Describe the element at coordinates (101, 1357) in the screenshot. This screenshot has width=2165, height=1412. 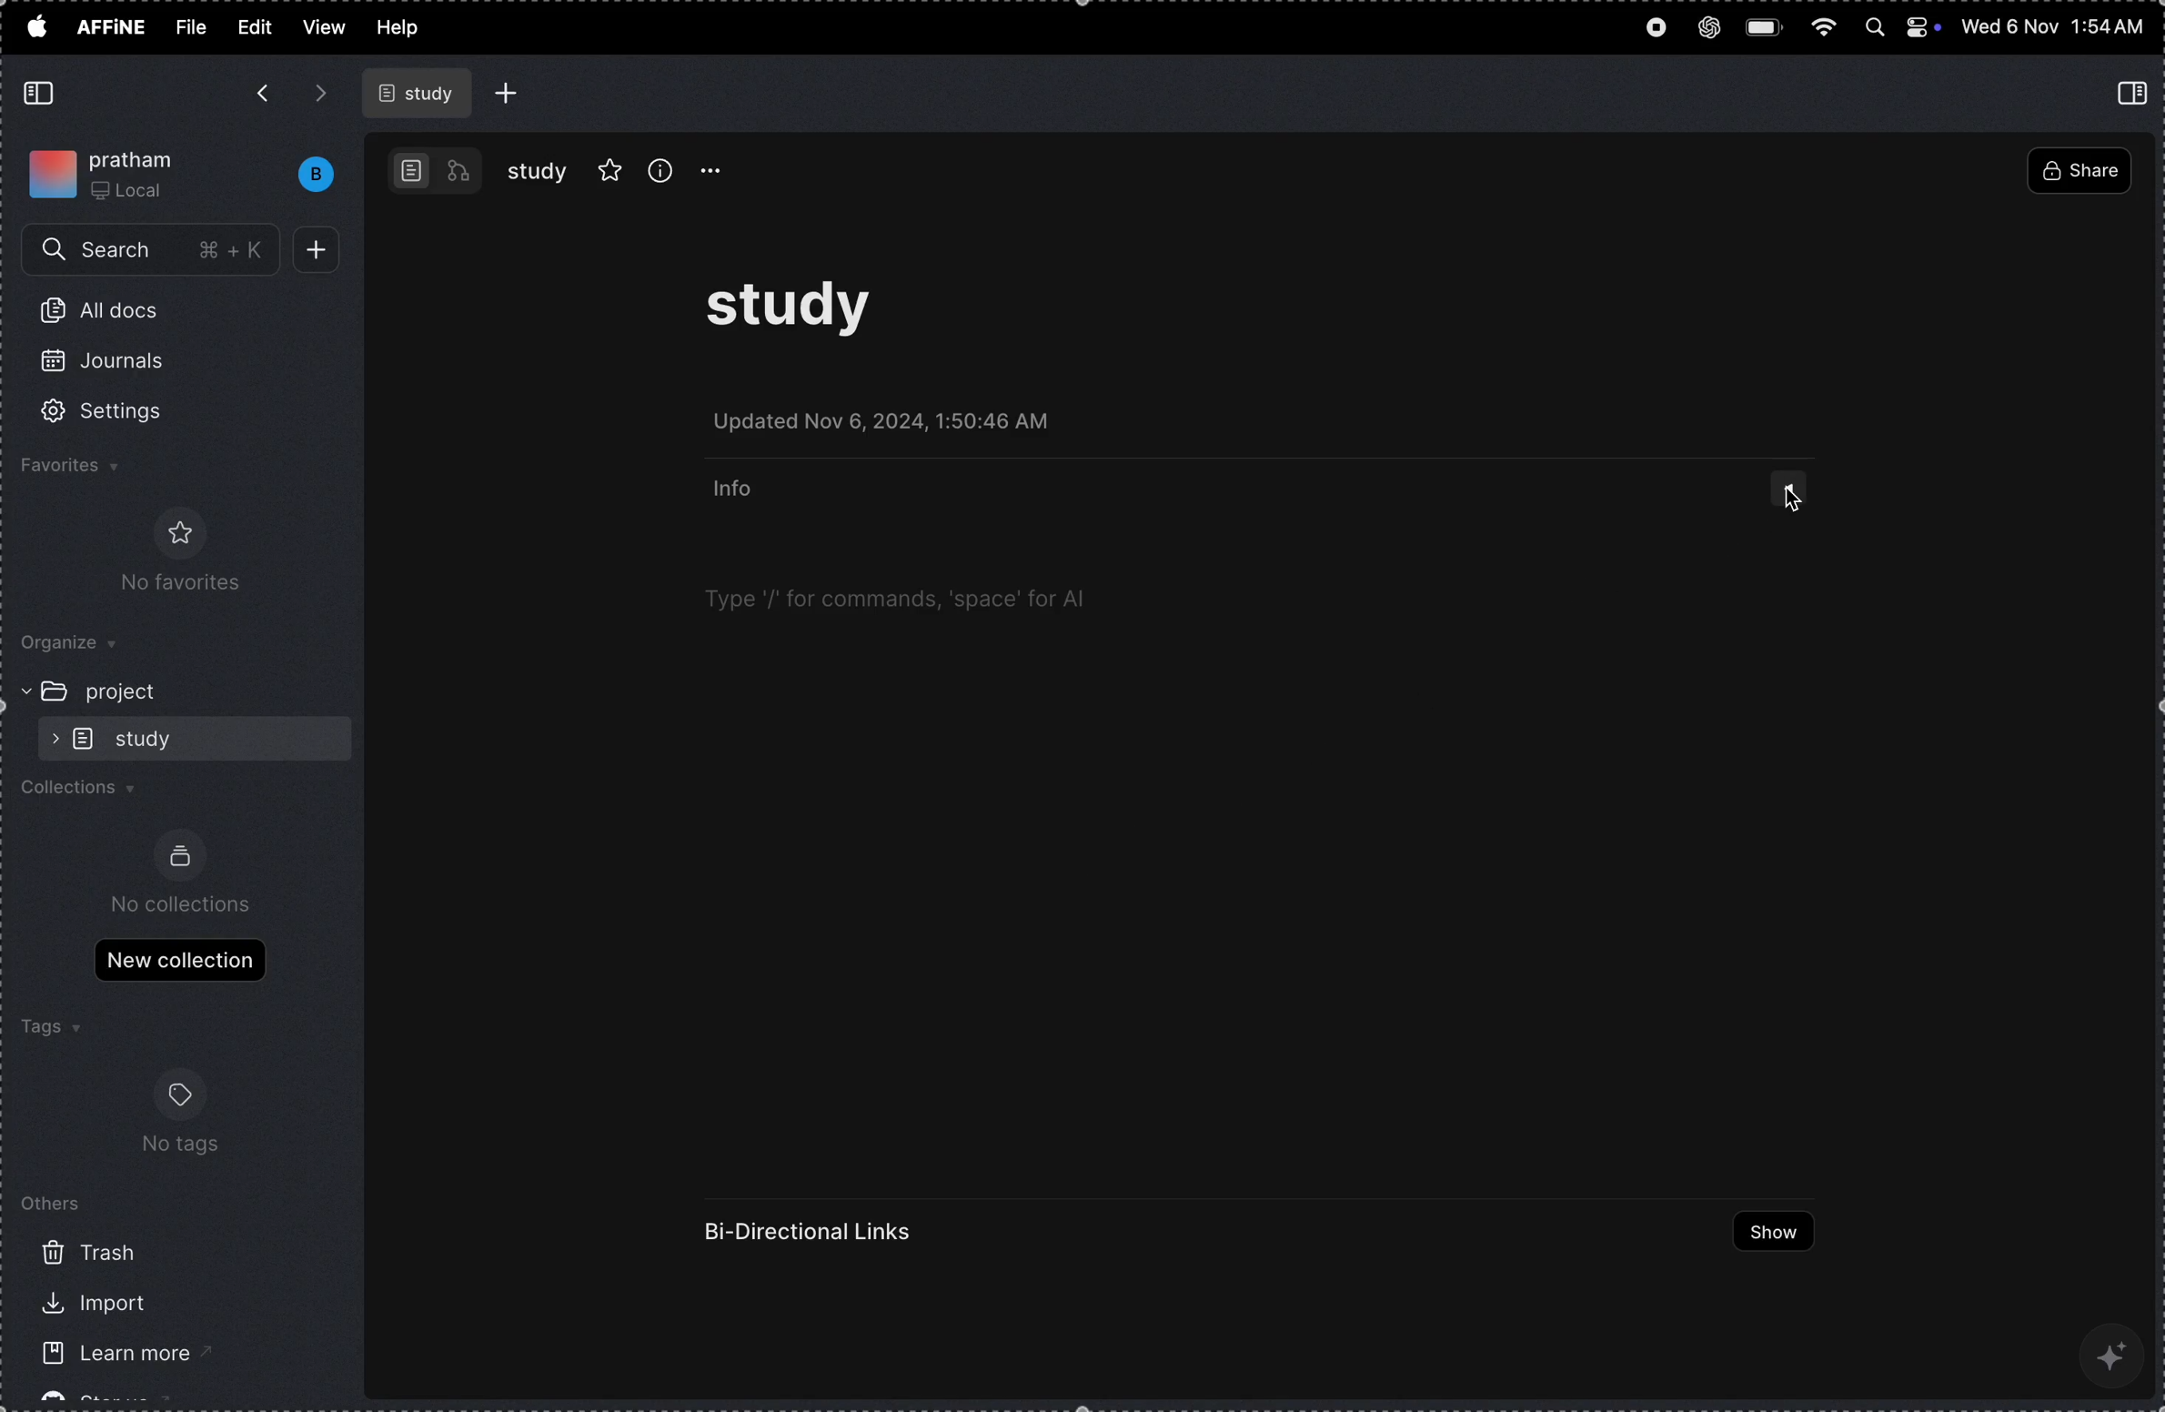
I see `learn` at that location.